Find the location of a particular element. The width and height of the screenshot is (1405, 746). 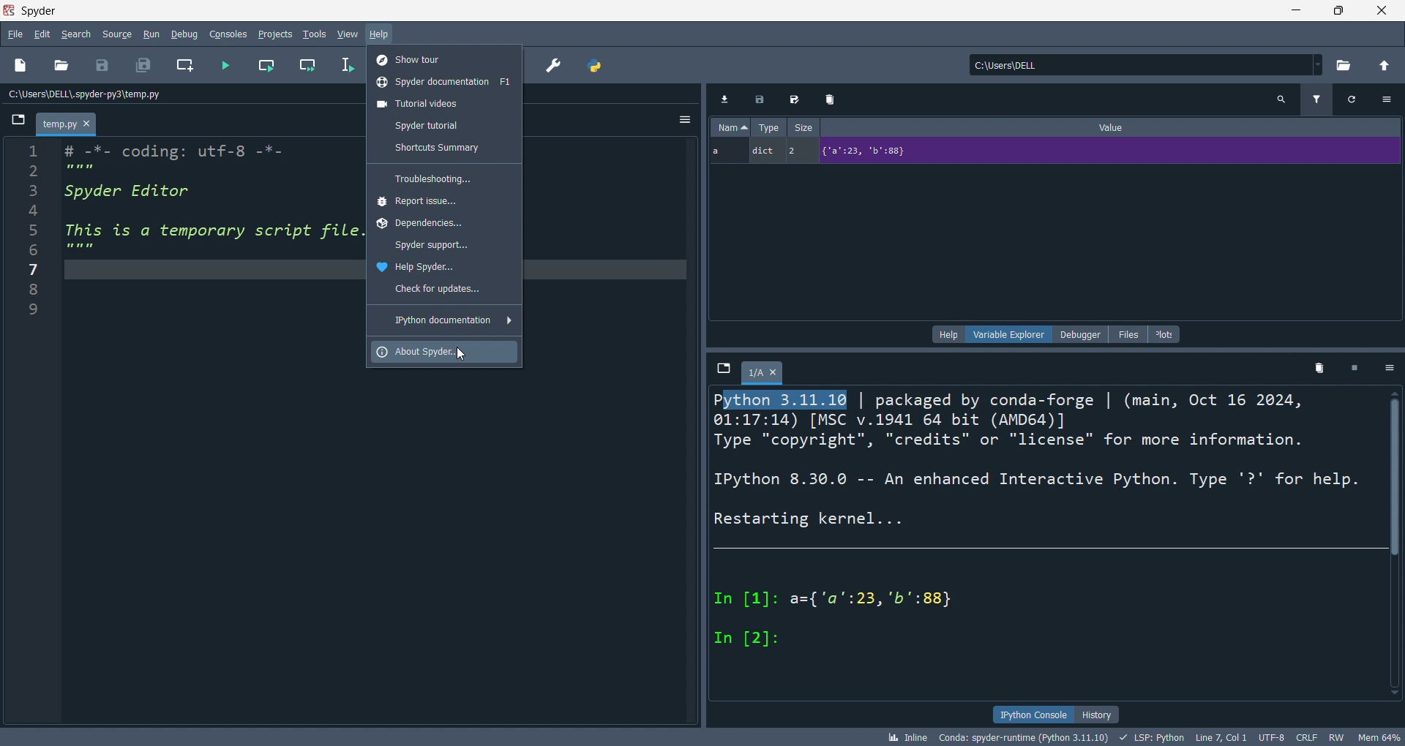

consoles is located at coordinates (228, 34).